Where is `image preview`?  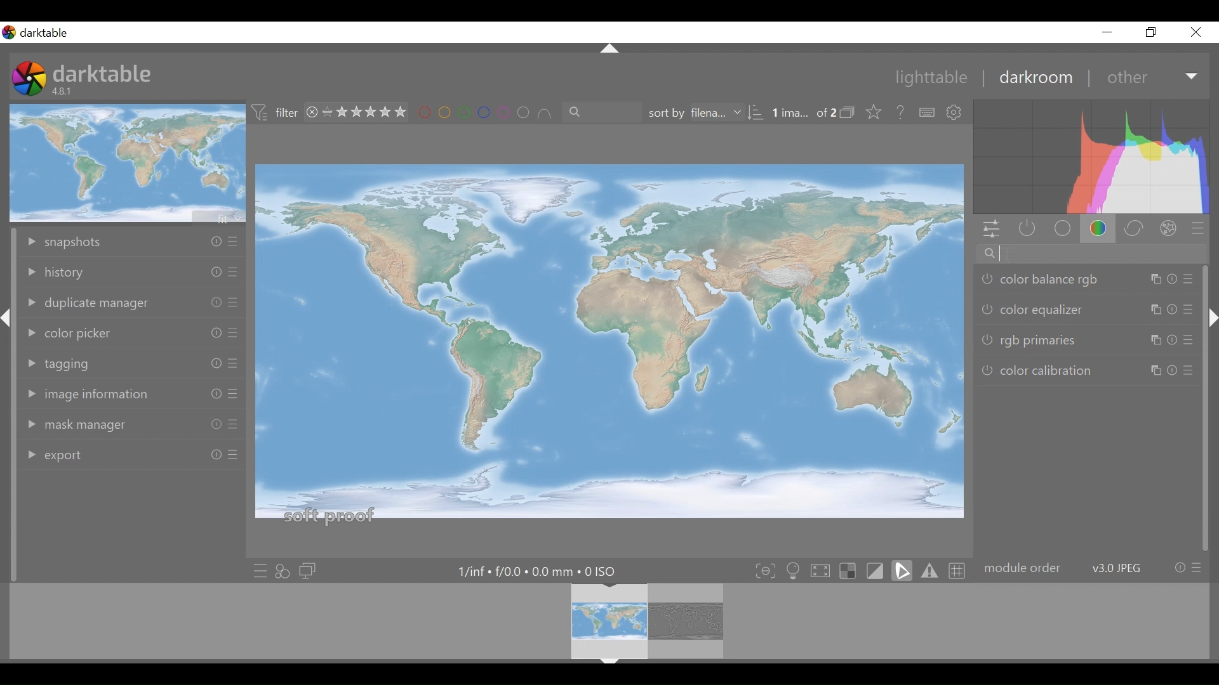
image preview is located at coordinates (124, 163).